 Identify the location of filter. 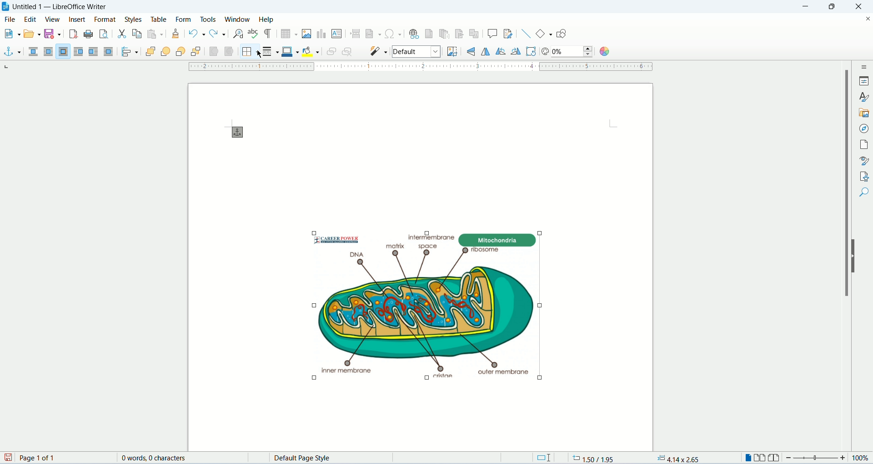
(379, 50).